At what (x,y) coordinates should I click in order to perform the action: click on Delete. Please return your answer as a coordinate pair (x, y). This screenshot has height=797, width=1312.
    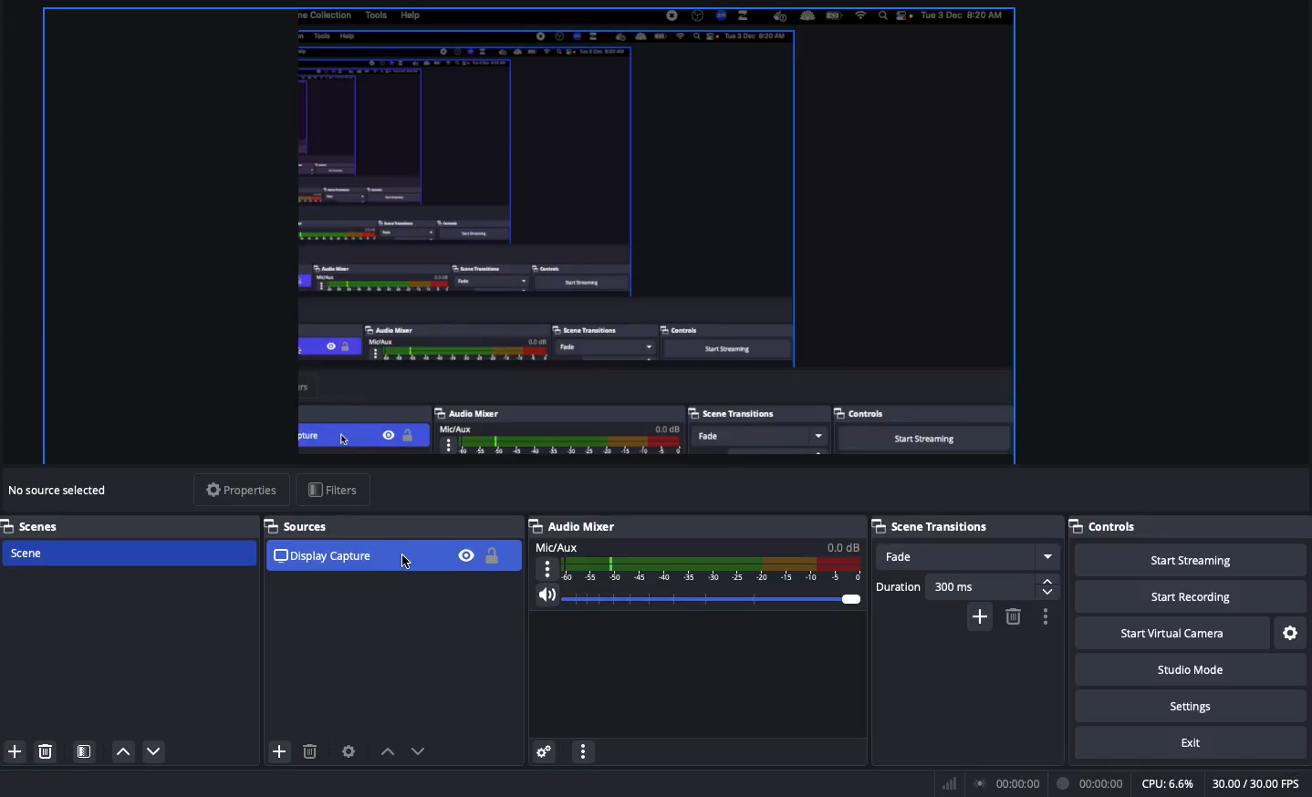
    Looking at the image, I should click on (46, 752).